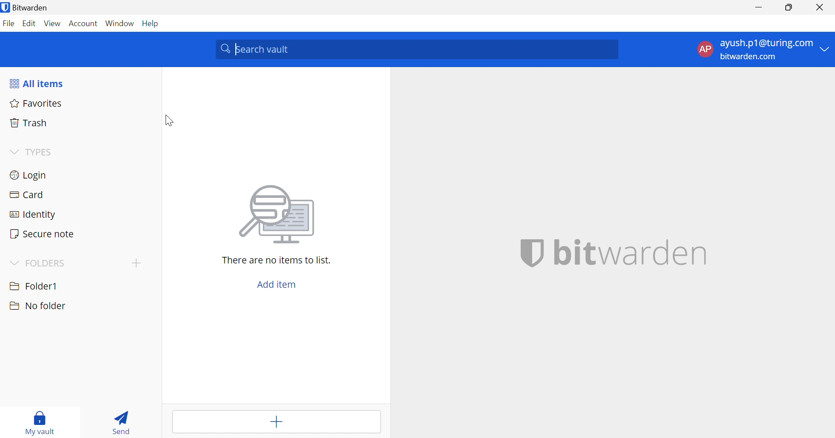 The width and height of the screenshot is (835, 438). What do you see at coordinates (31, 123) in the screenshot?
I see `Trash` at bounding box center [31, 123].